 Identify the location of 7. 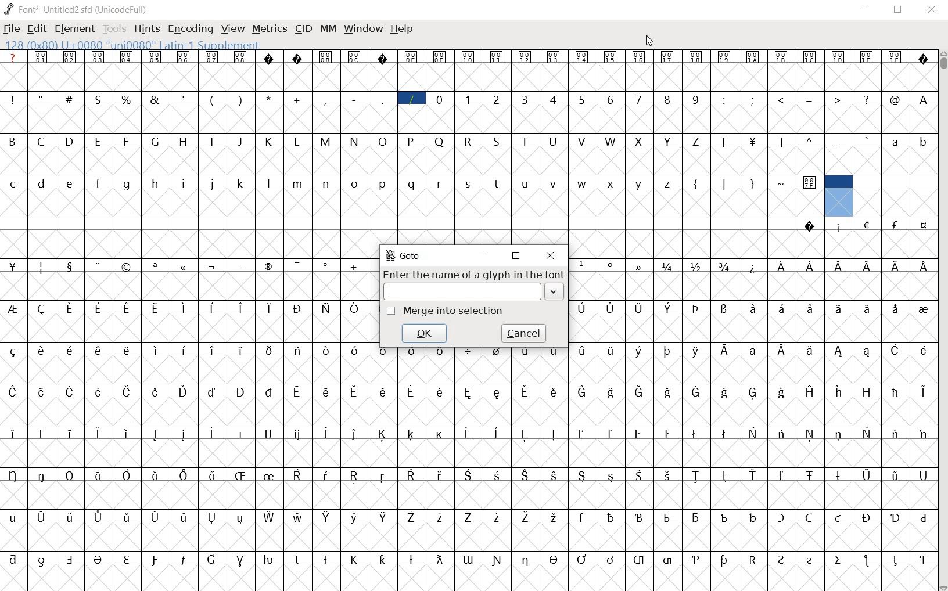
(639, 99).